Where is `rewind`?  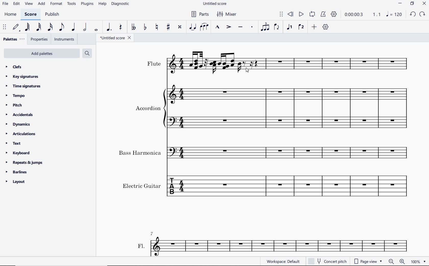
rewind is located at coordinates (291, 15).